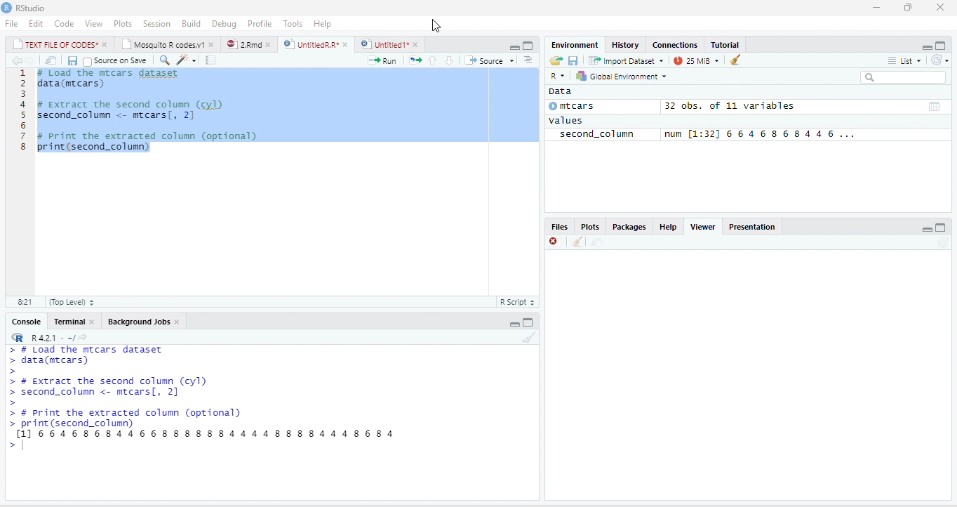 This screenshot has width=957, height=507. I want to click on 6, so click(23, 125).